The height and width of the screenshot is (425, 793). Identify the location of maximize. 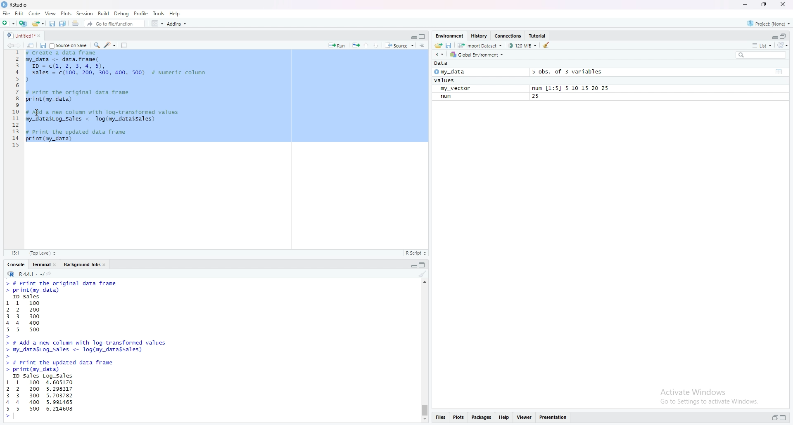
(786, 35).